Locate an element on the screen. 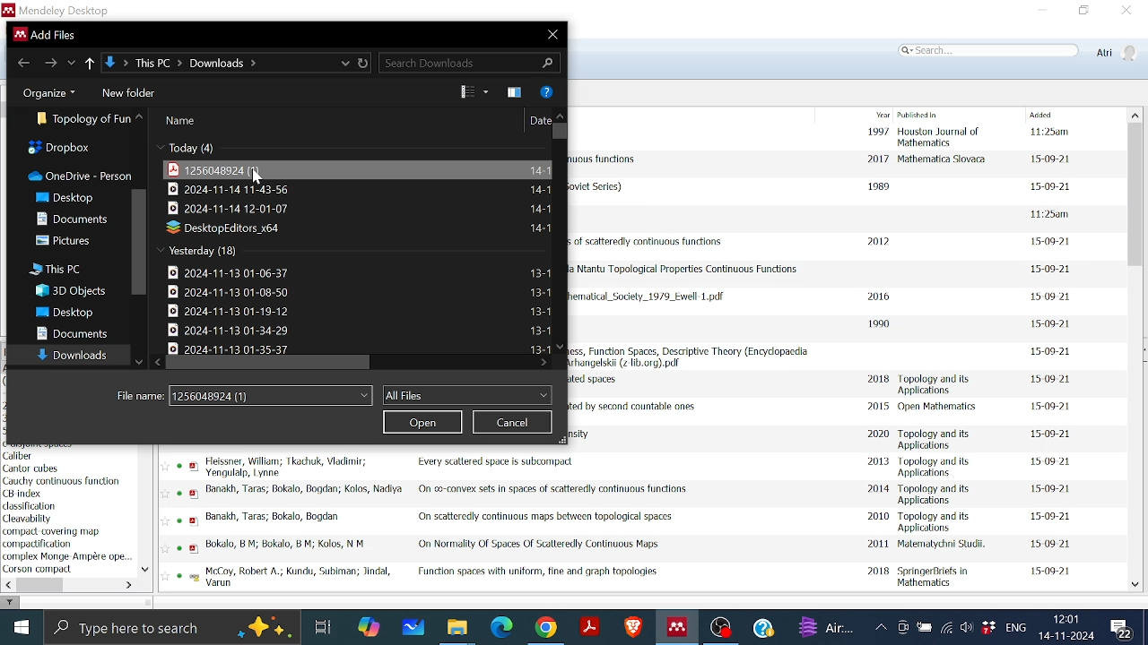 Image resolution: width=1148 pixels, height=645 pixels. File is located at coordinates (539, 272).